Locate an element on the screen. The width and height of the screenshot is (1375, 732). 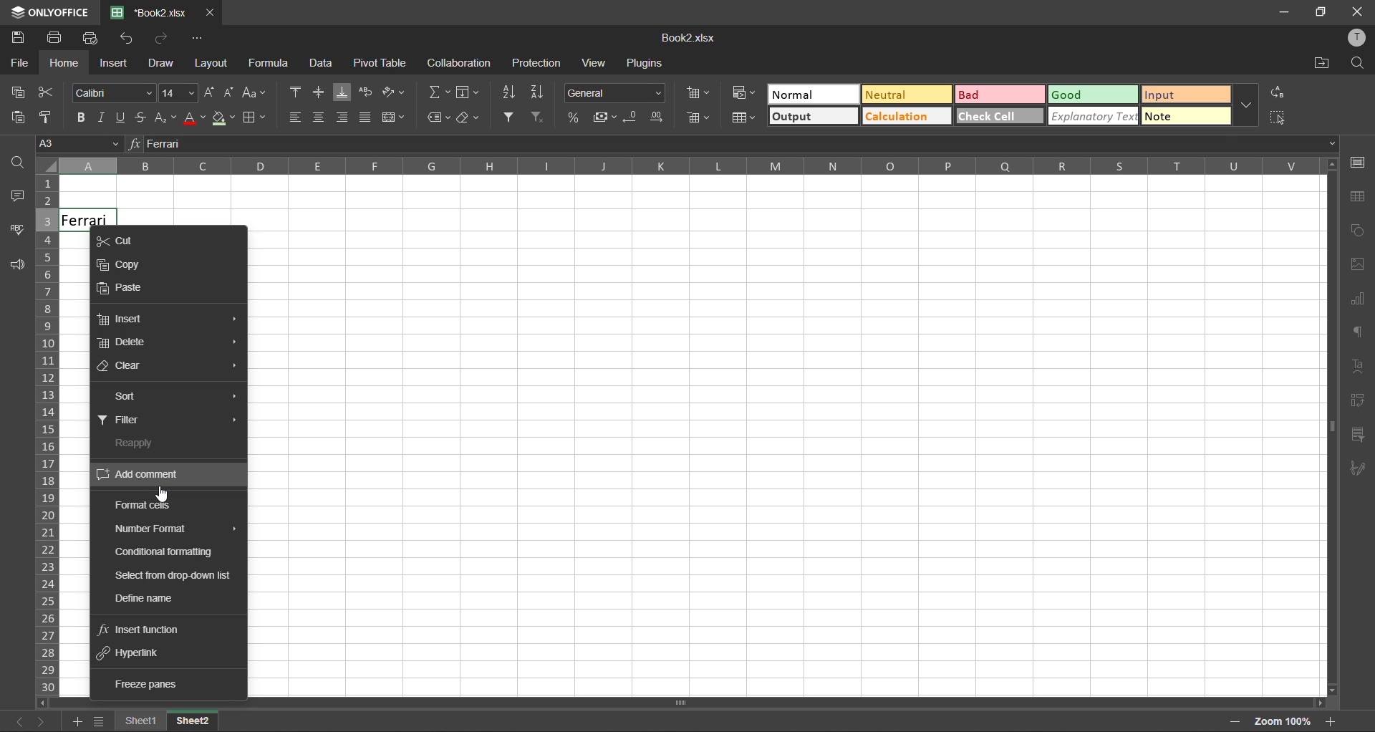
merge and center is located at coordinates (394, 120).